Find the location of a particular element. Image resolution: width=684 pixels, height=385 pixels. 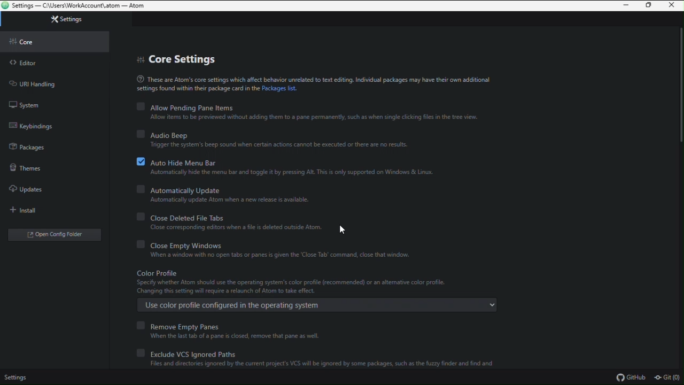

allow pending pane items is located at coordinates (315, 107).